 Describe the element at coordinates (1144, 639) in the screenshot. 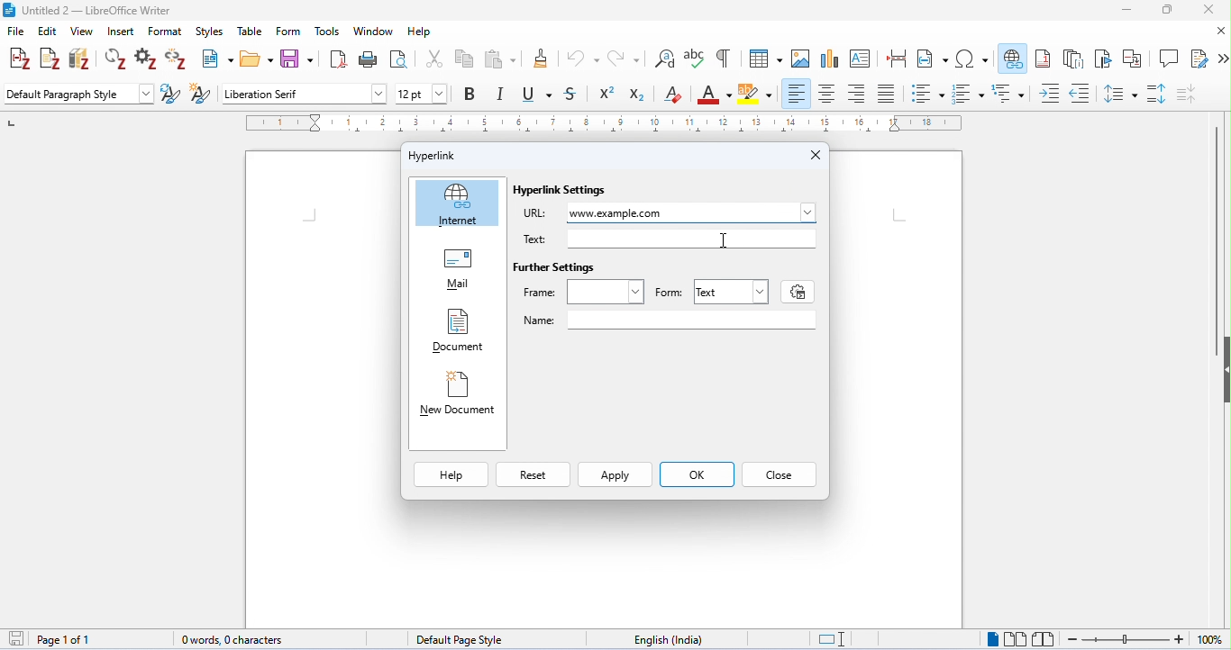

I see `zoom` at that location.